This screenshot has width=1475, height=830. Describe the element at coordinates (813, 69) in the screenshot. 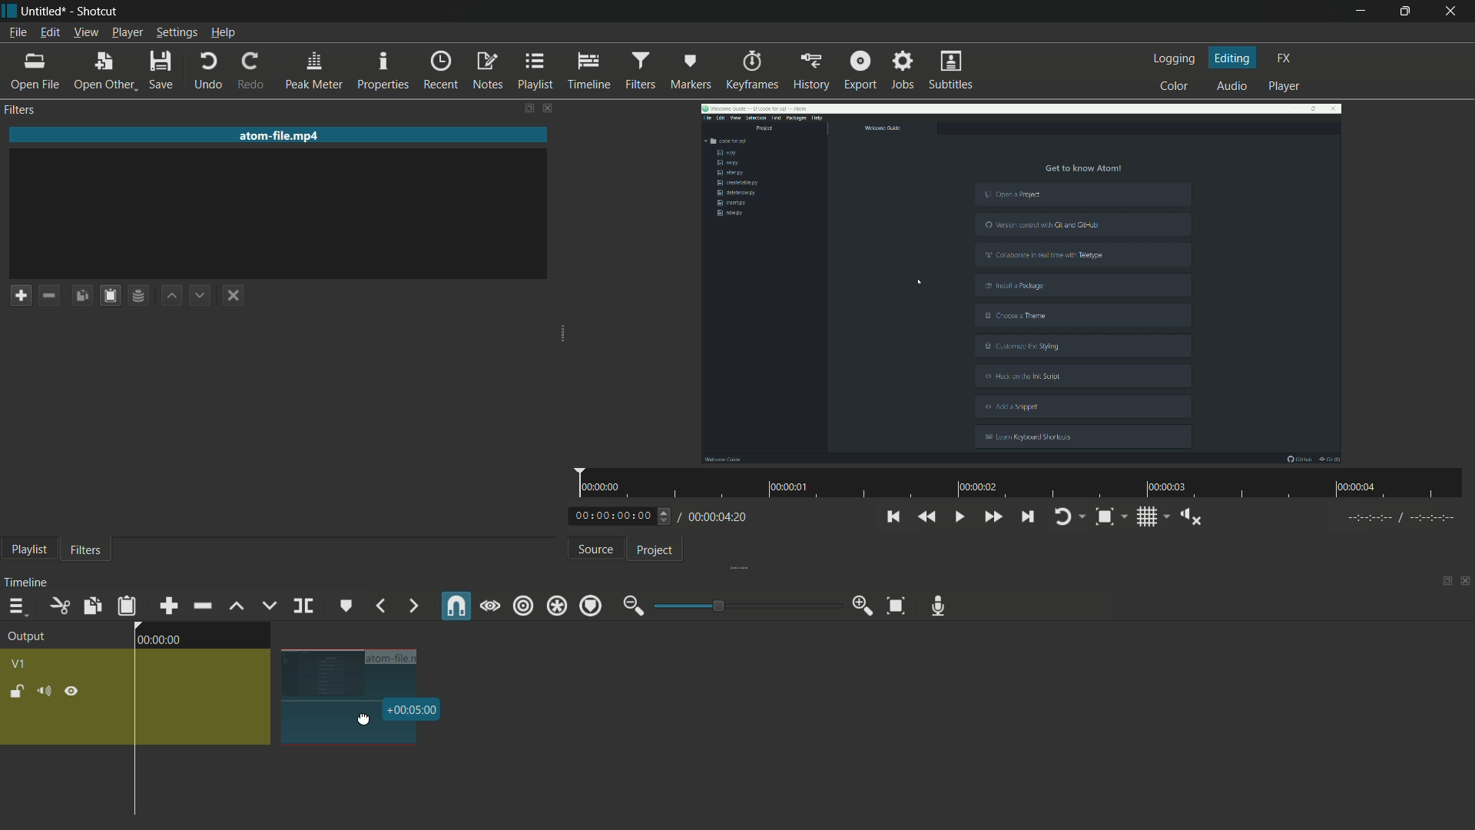

I see `history` at that location.